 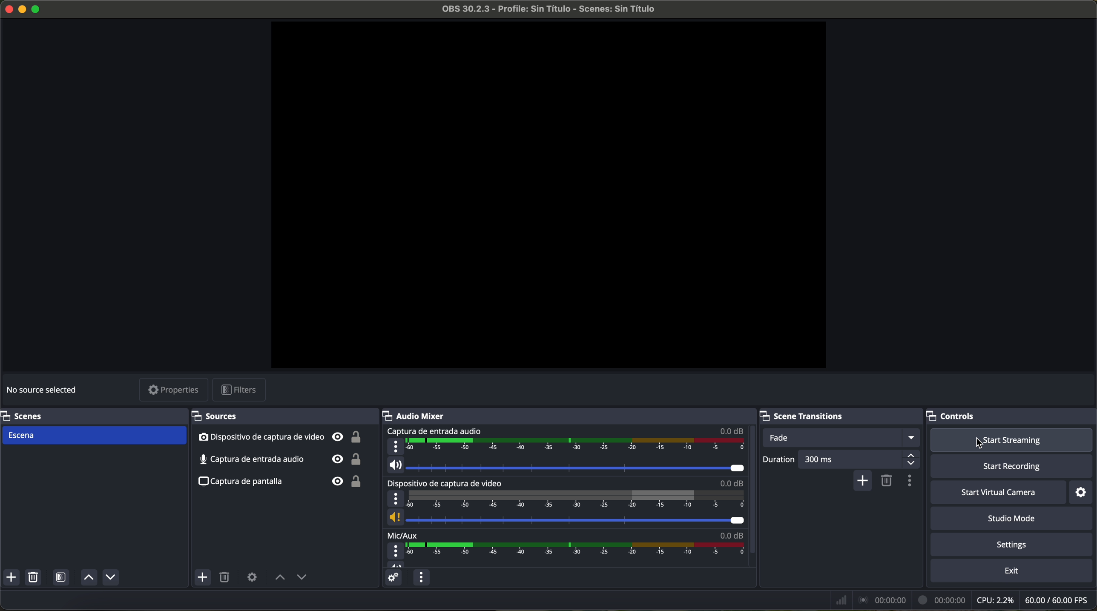 What do you see at coordinates (226, 578) in the screenshot?
I see `remove selected source` at bounding box center [226, 578].